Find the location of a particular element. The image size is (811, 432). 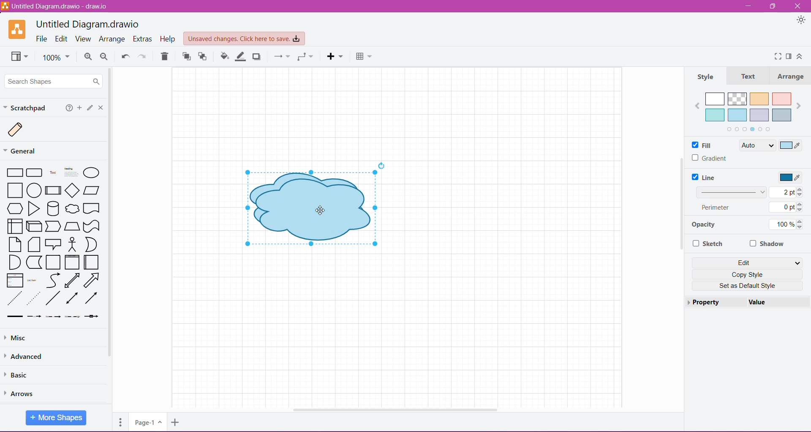

General is located at coordinates (24, 150).